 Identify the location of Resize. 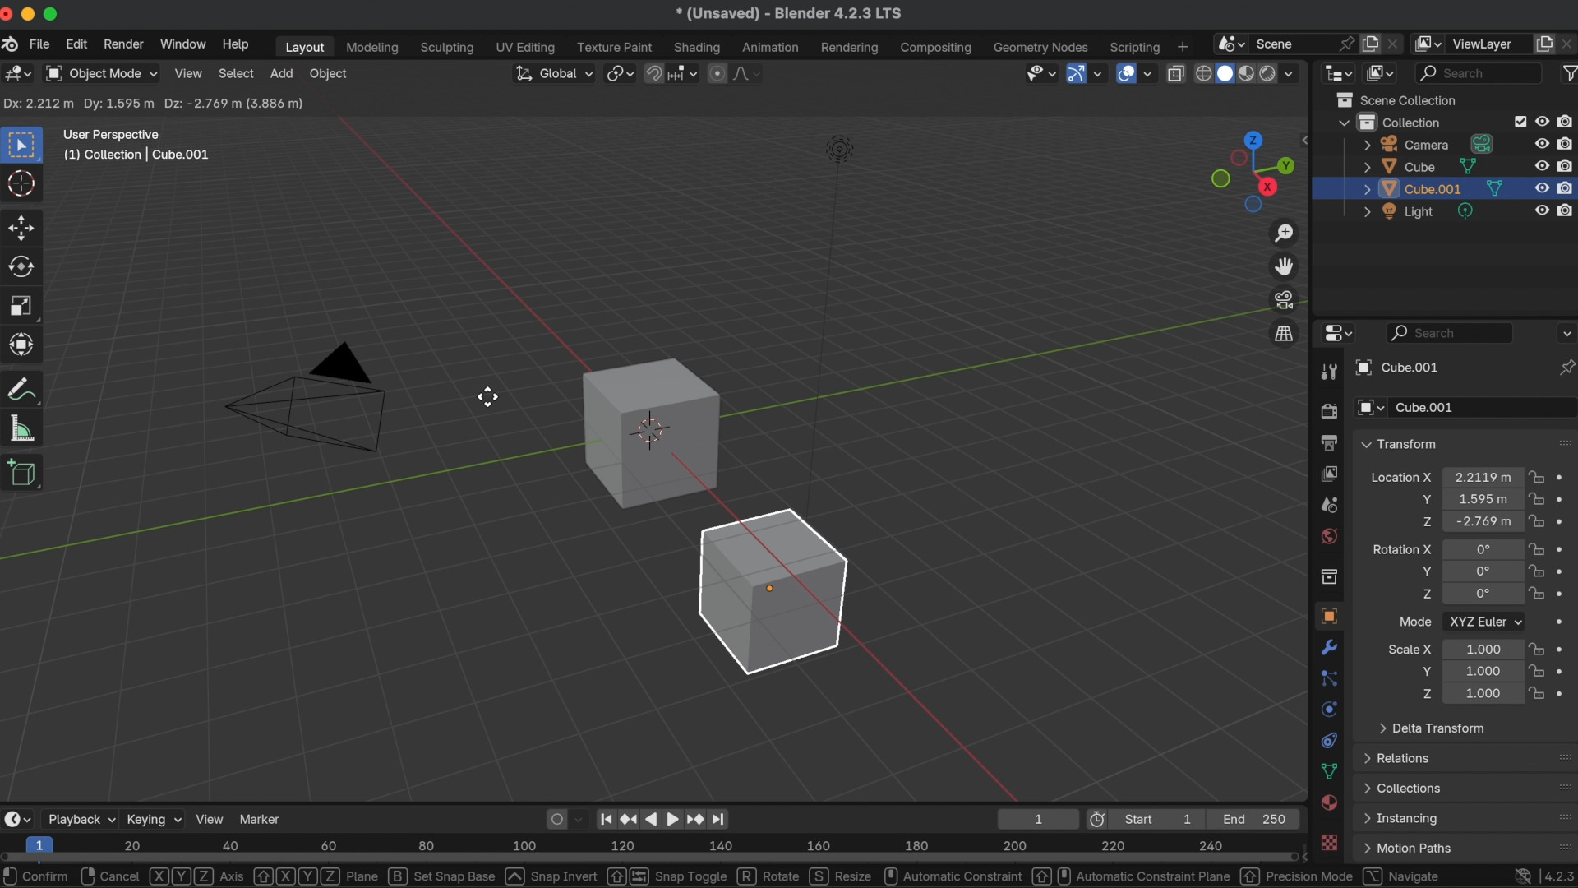
(842, 876).